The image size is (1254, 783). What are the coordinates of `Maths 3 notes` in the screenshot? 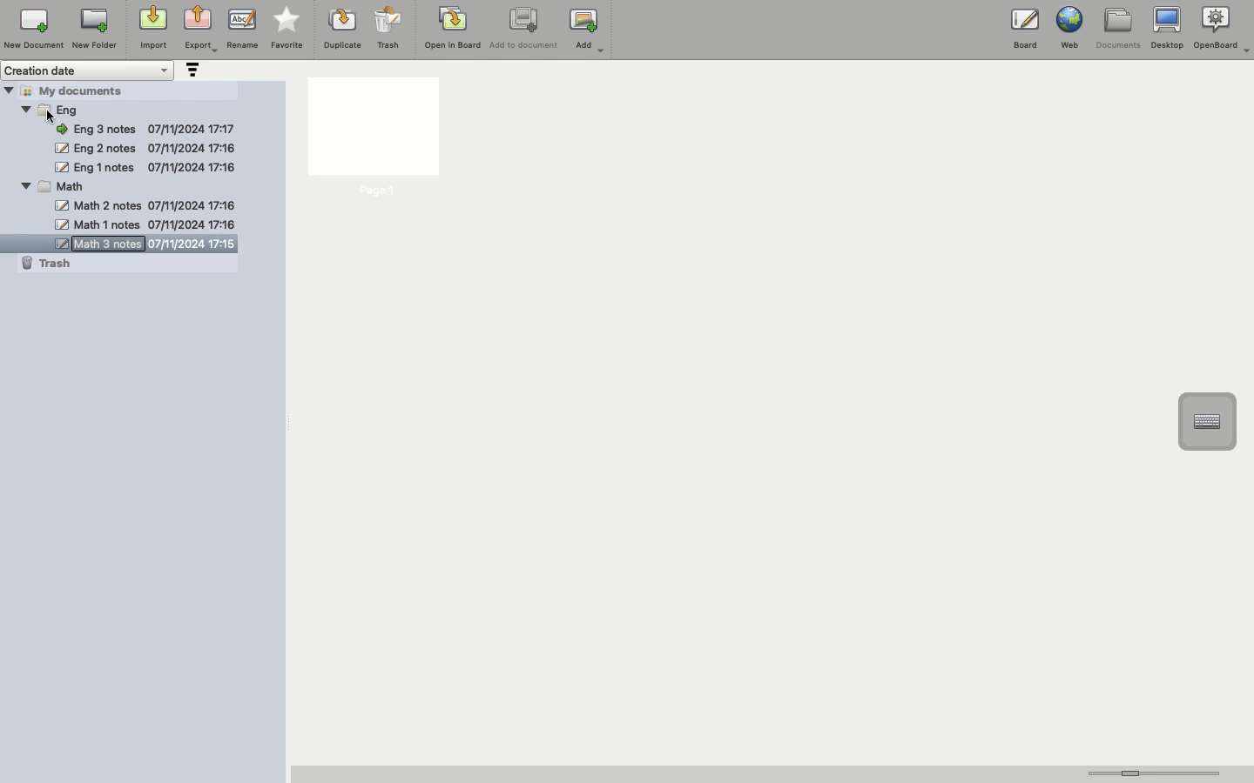 It's located at (110, 109).